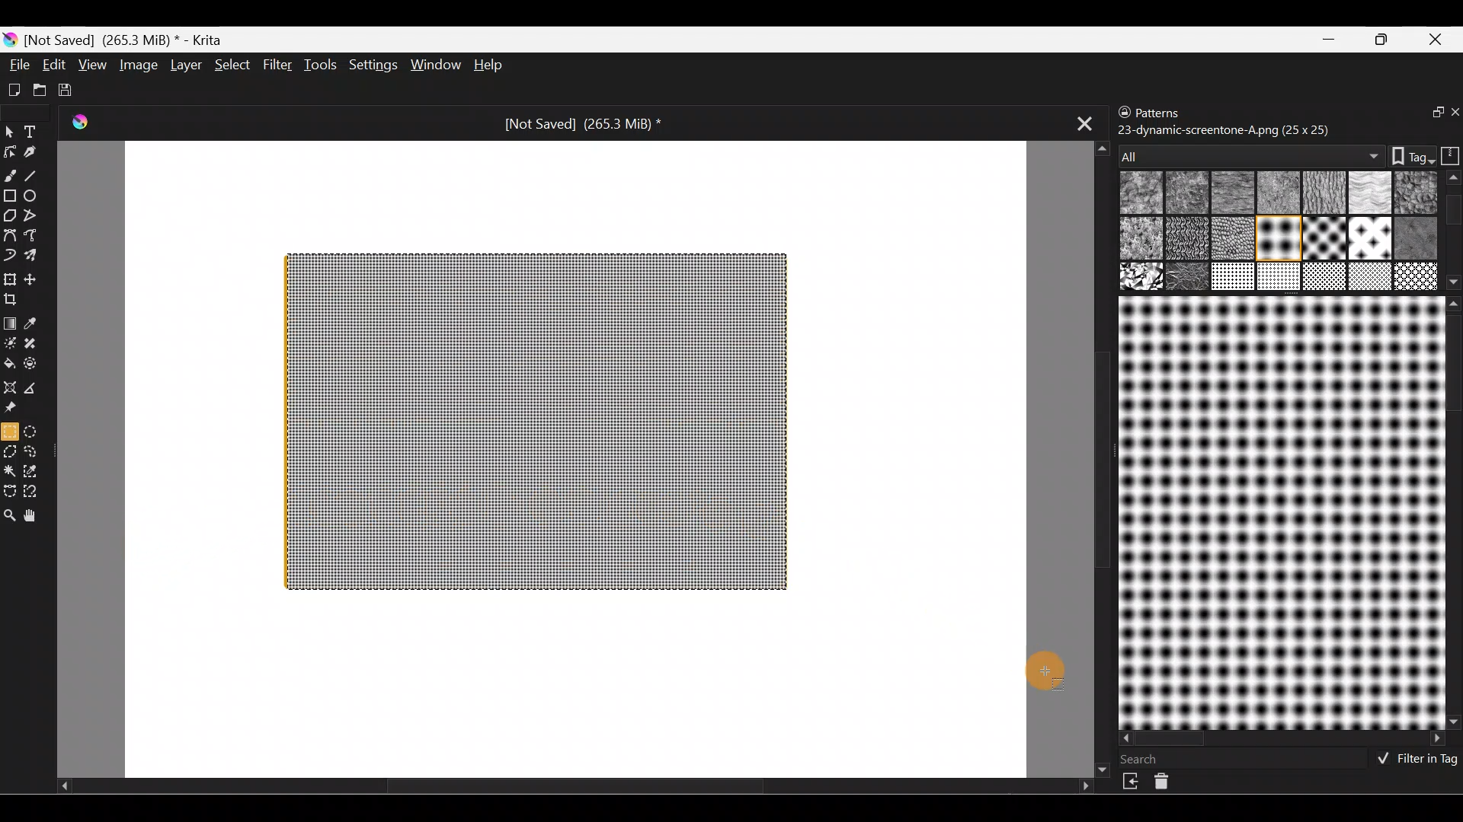 This screenshot has width=1463, height=822. What do you see at coordinates (1416, 192) in the screenshot?
I see `06 Hard-grain.png` at bounding box center [1416, 192].